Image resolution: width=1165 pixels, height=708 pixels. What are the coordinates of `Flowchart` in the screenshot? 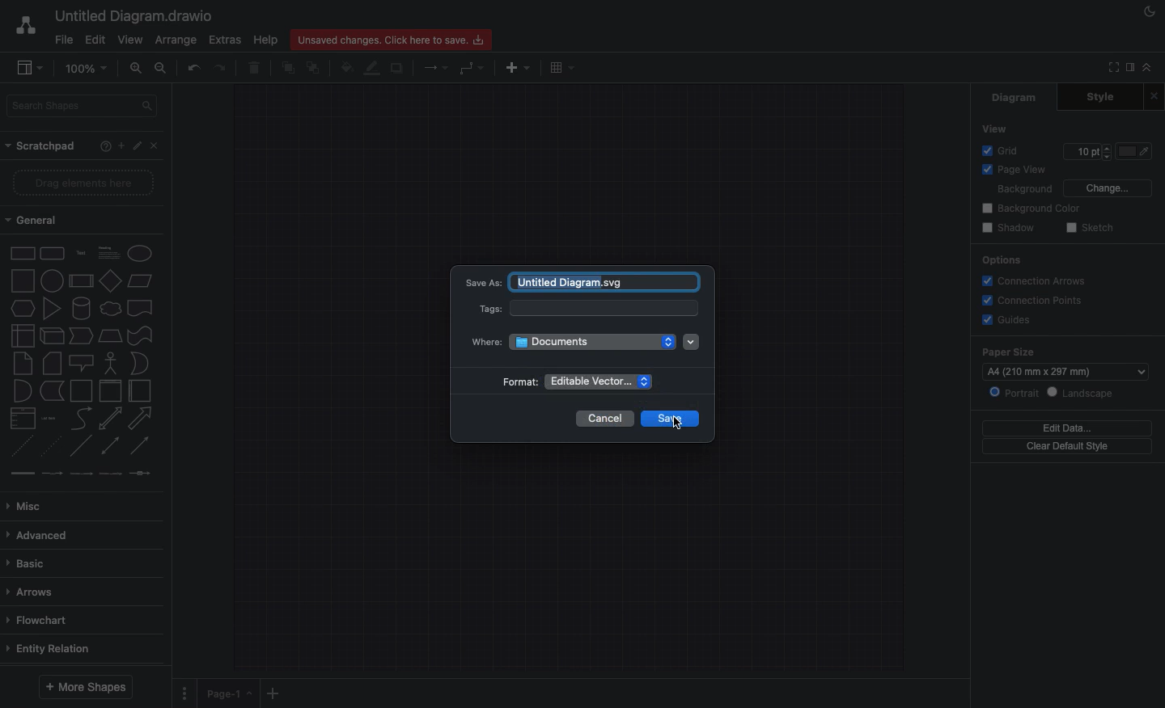 It's located at (36, 621).